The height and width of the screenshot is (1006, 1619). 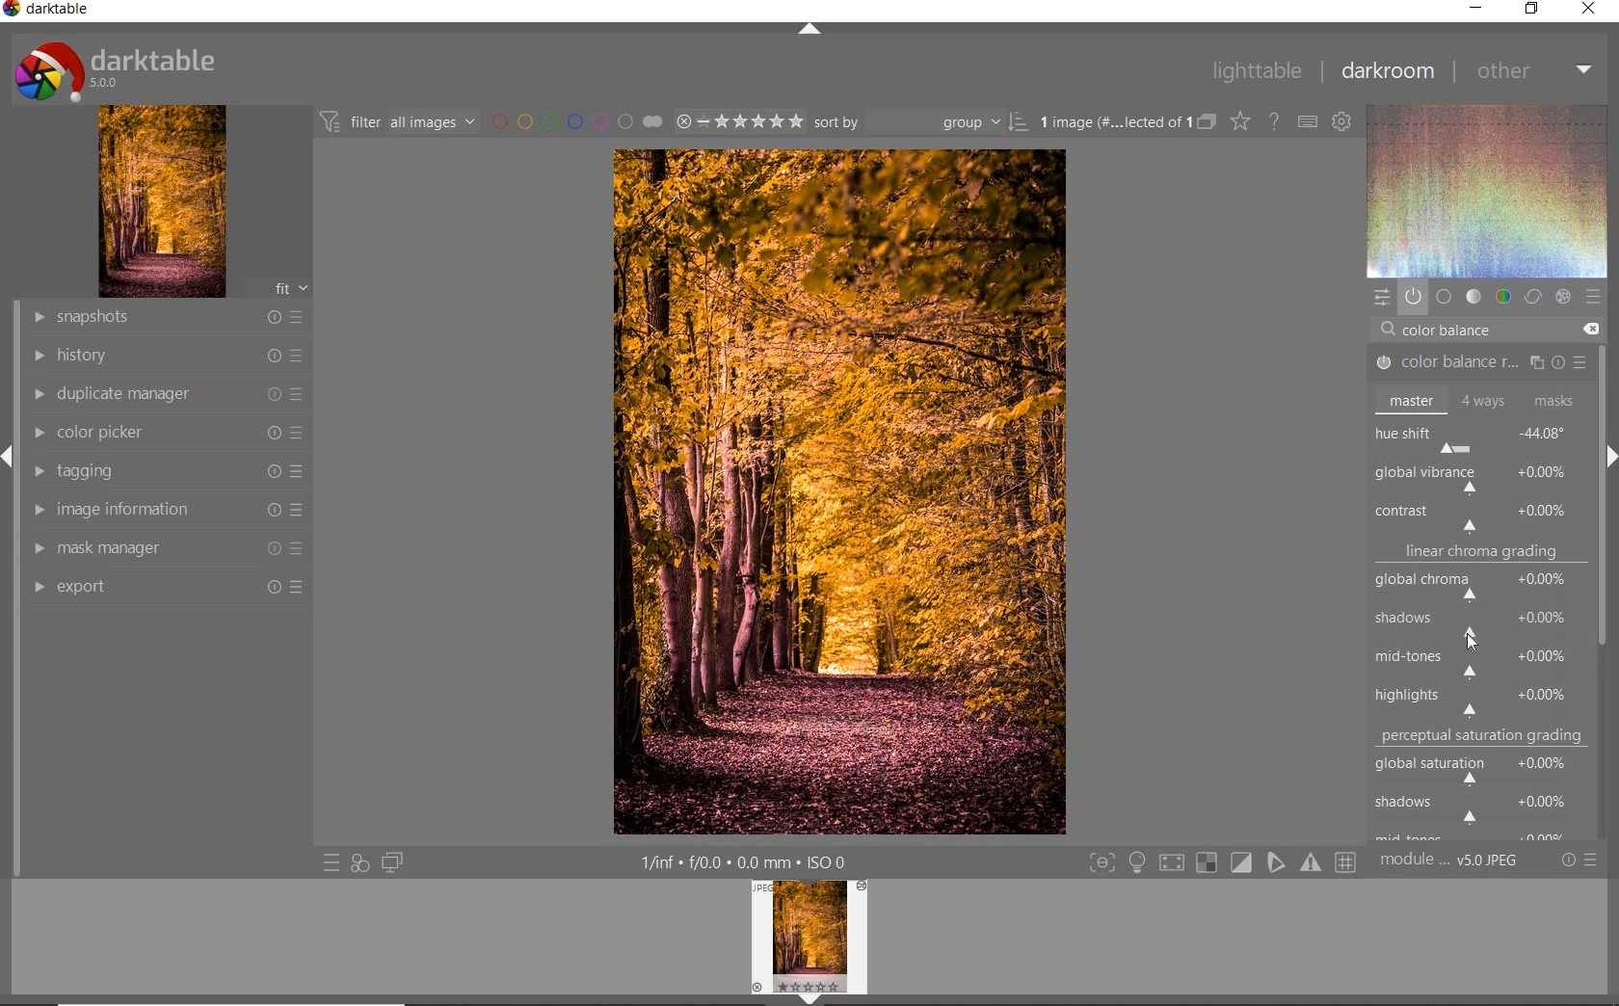 I want to click on other, so click(x=1536, y=72).